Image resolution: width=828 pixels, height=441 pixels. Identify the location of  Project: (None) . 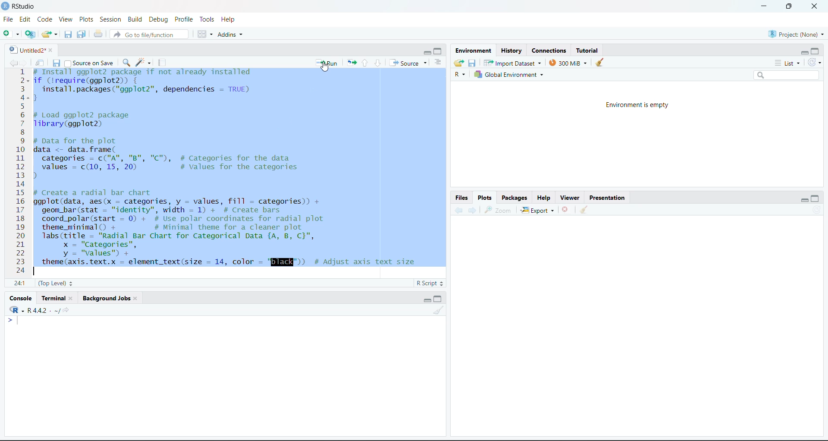
(795, 33).